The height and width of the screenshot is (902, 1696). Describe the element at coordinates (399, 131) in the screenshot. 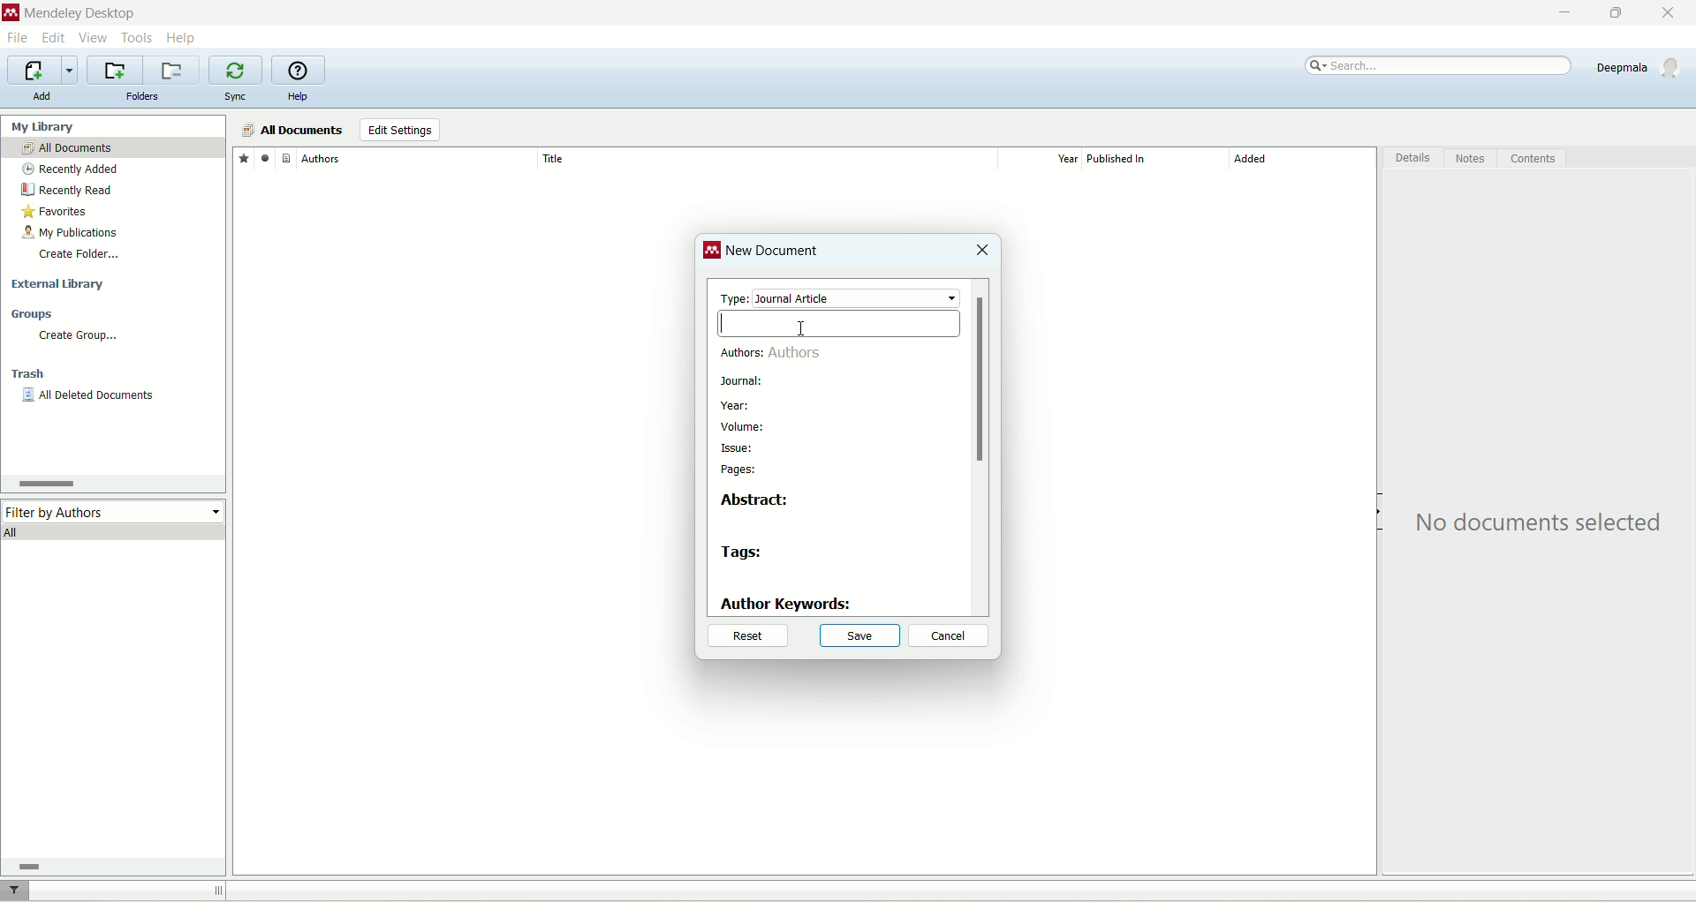

I see `edit settings` at that location.